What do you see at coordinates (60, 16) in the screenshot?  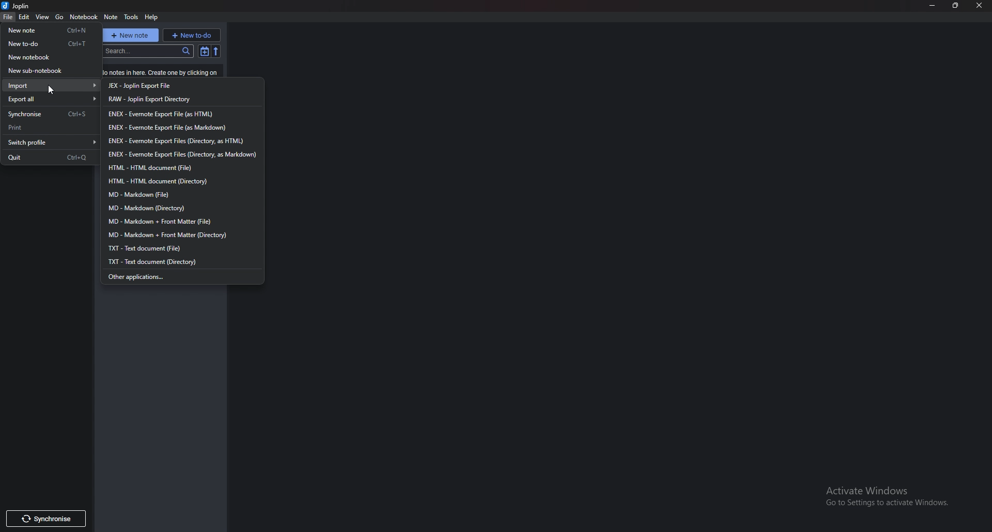 I see `go` at bounding box center [60, 16].